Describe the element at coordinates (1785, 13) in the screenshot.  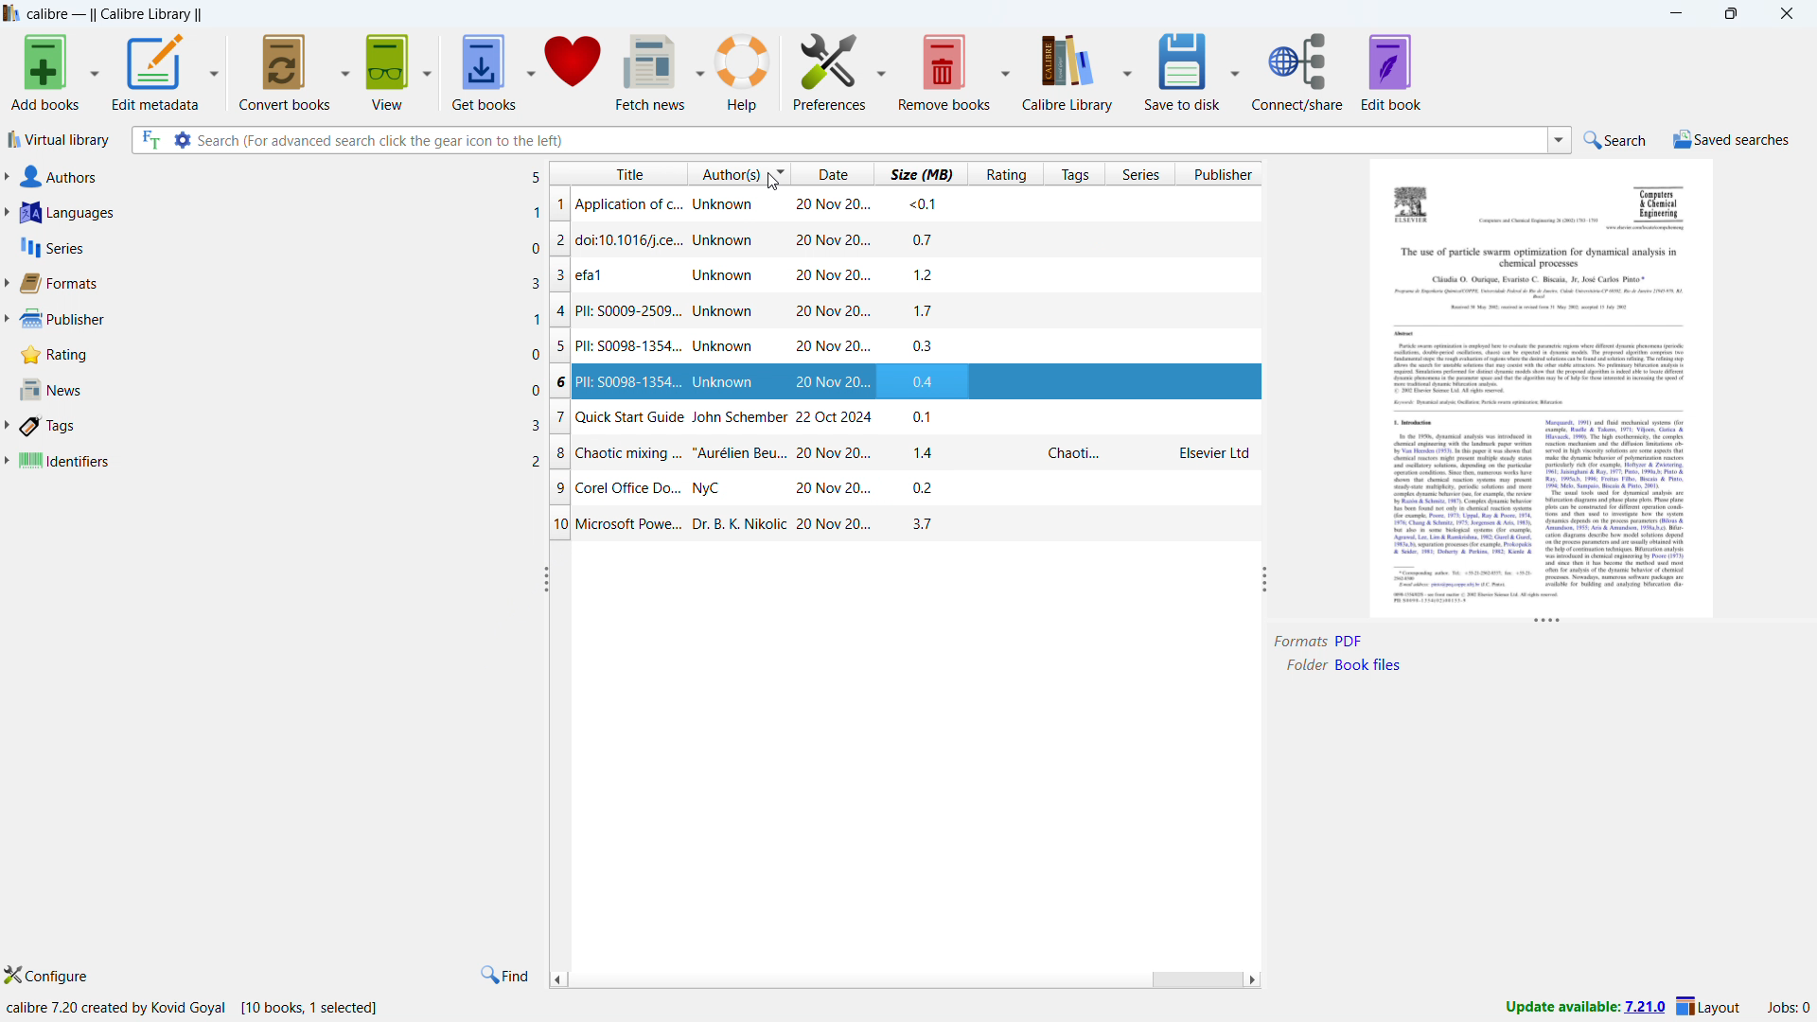
I see `close` at that location.